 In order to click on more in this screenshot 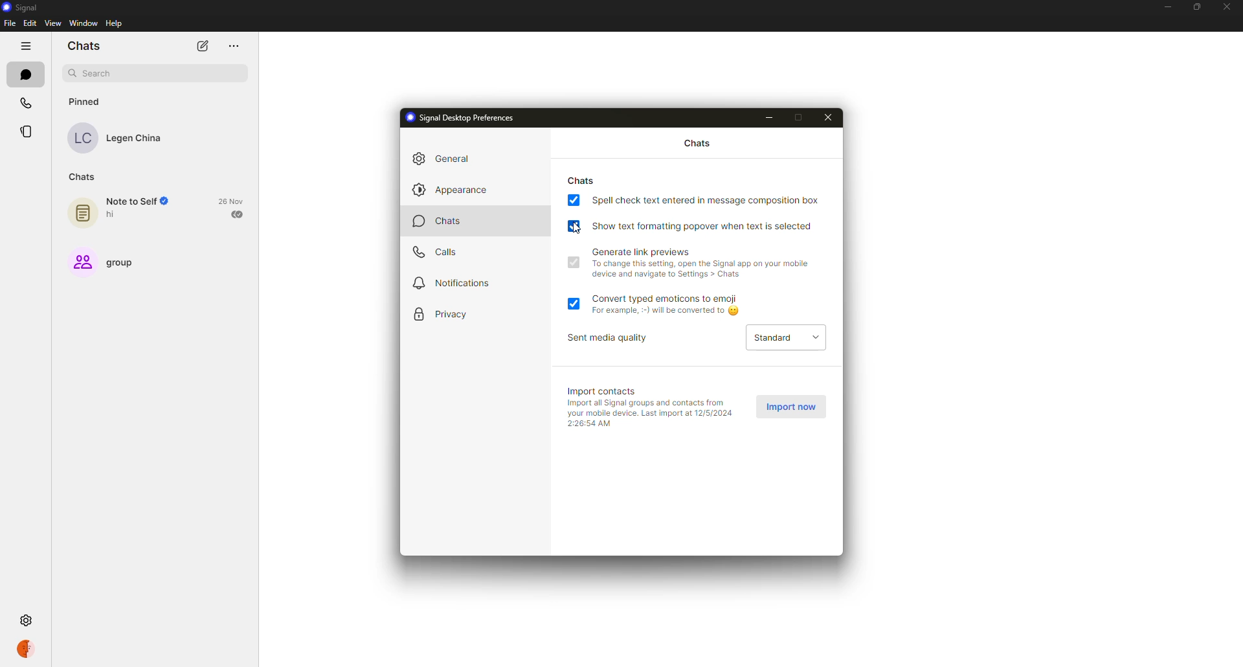, I will do `click(233, 47)`.